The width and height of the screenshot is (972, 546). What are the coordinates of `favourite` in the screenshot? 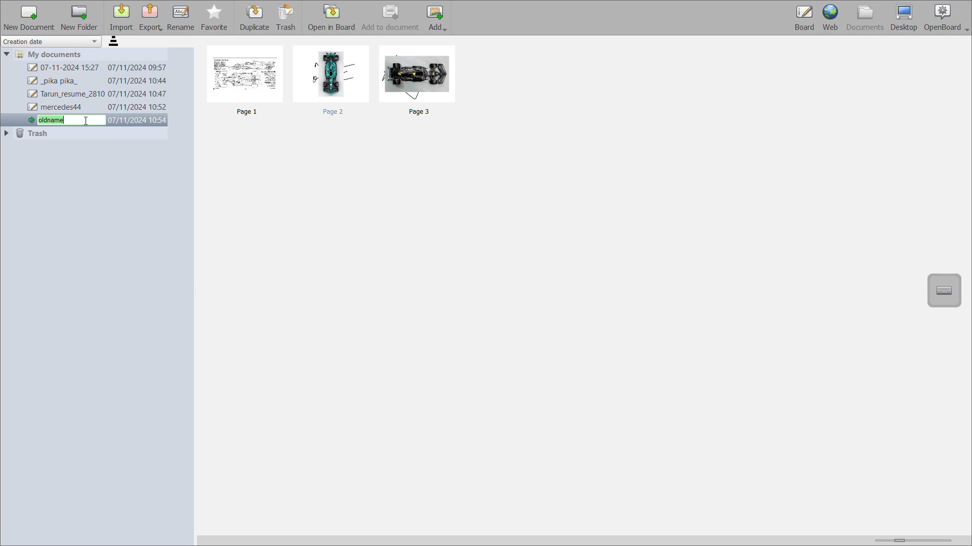 It's located at (215, 19).